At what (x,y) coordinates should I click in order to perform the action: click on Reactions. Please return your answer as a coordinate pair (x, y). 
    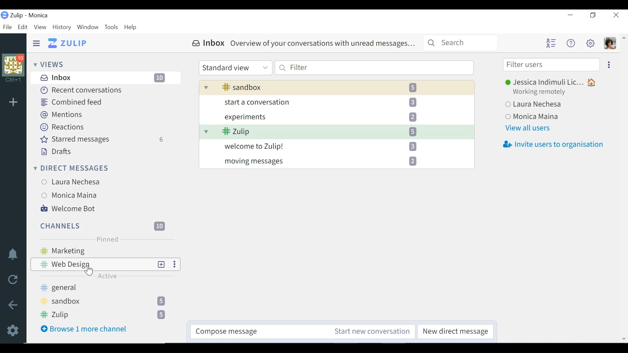
    Looking at the image, I should click on (61, 127).